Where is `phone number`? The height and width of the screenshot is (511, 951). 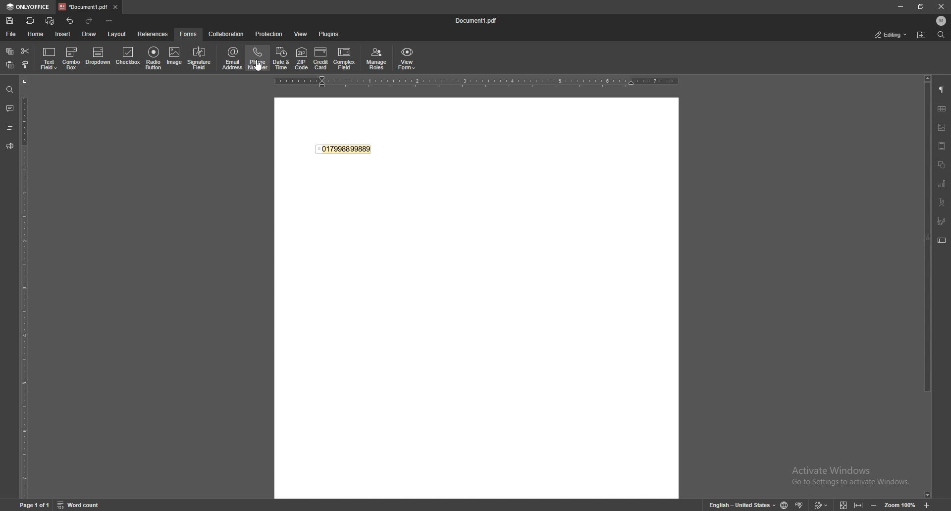 phone number is located at coordinates (258, 58).